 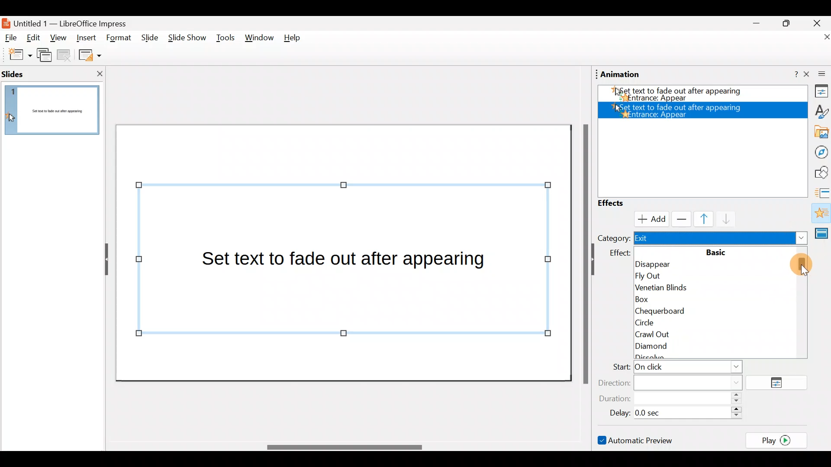 I want to click on Automatic preview, so click(x=637, y=440).